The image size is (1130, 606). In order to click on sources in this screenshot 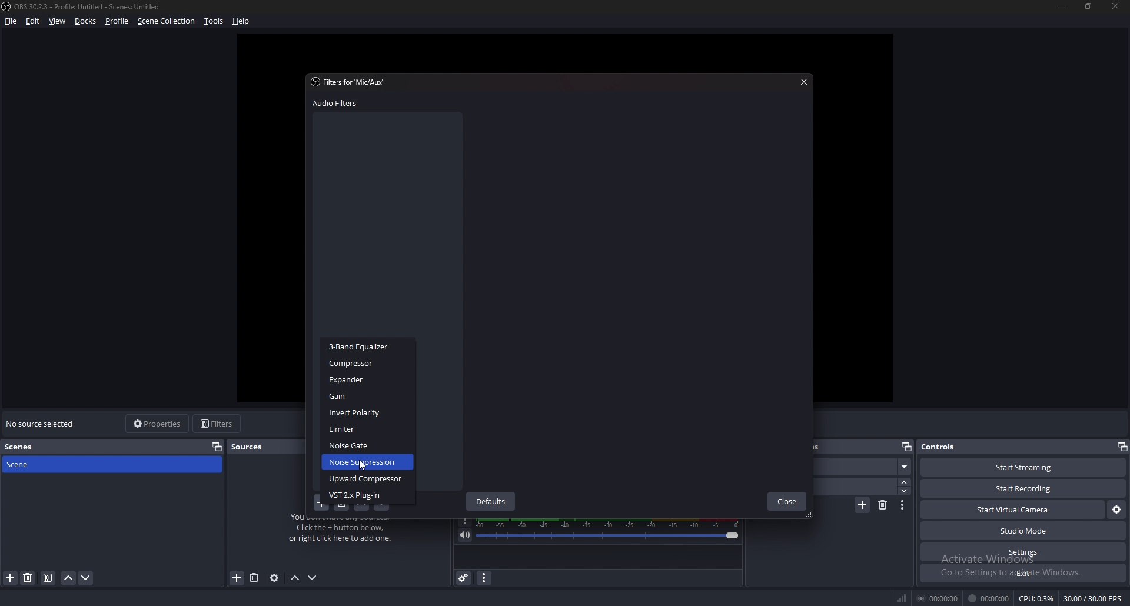, I will do `click(255, 446)`.